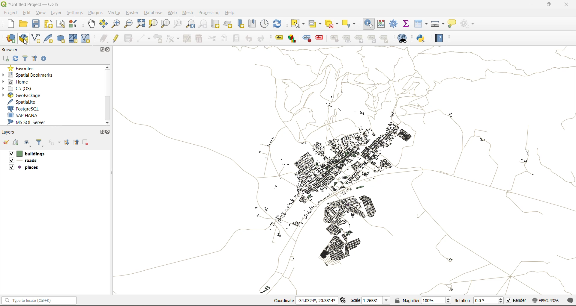  What do you see at coordinates (421, 24) in the screenshot?
I see `attributes table` at bounding box center [421, 24].